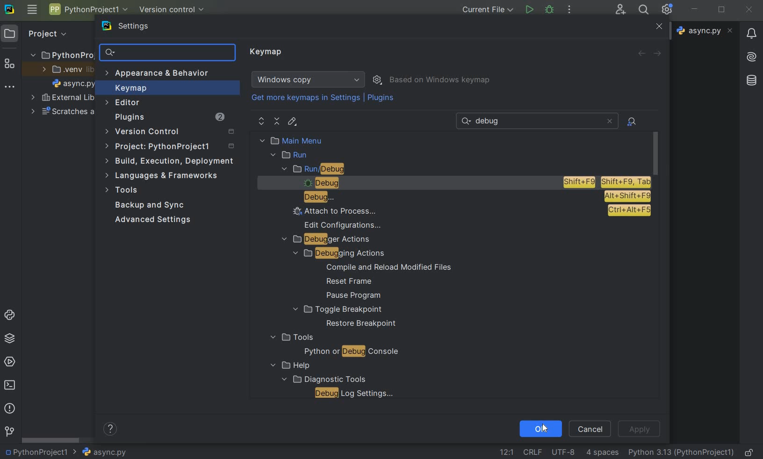  Describe the element at coordinates (291, 337) in the screenshot. I see `tools` at that location.